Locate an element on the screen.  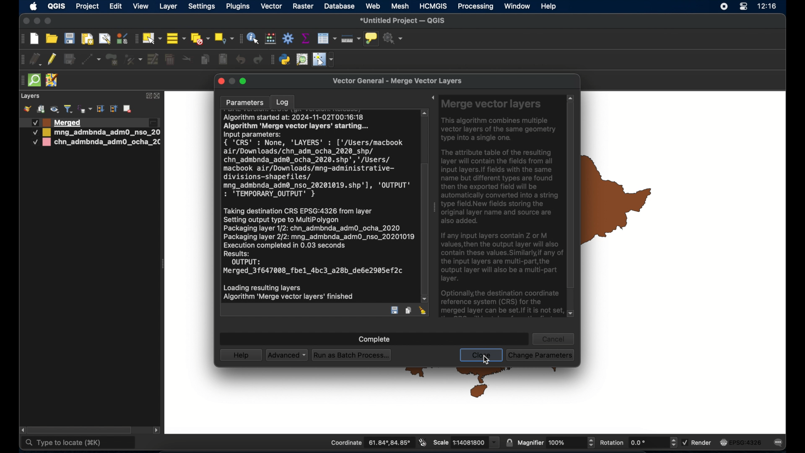
selection toolbar is located at coordinates (135, 39).